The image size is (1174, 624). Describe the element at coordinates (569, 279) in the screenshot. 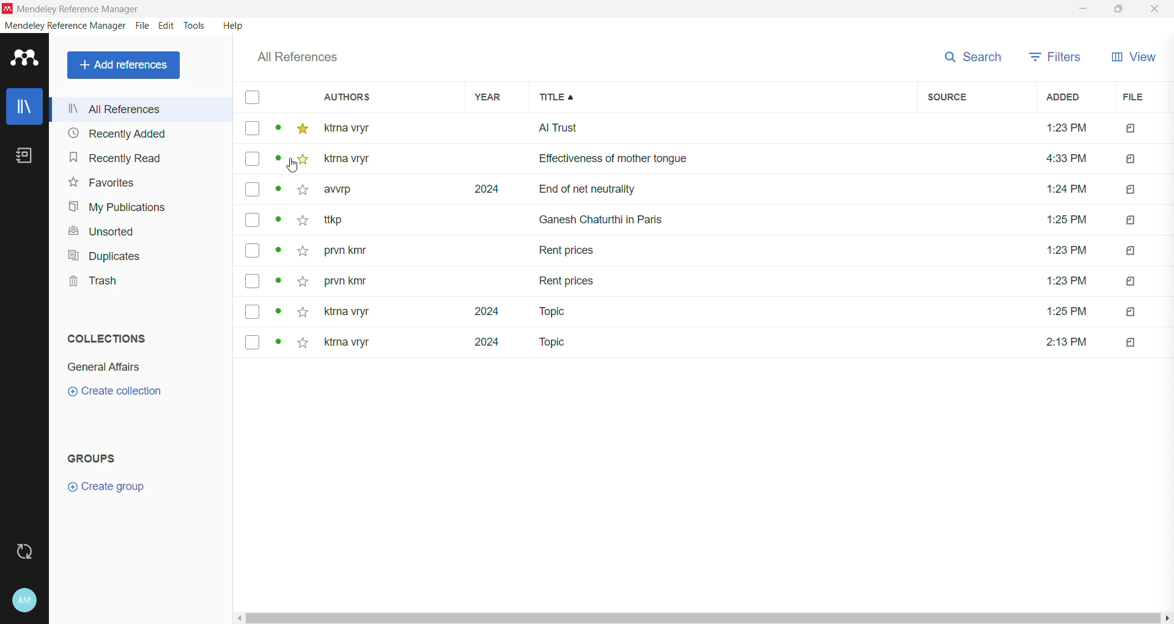

I see `rent prices ` at that location.